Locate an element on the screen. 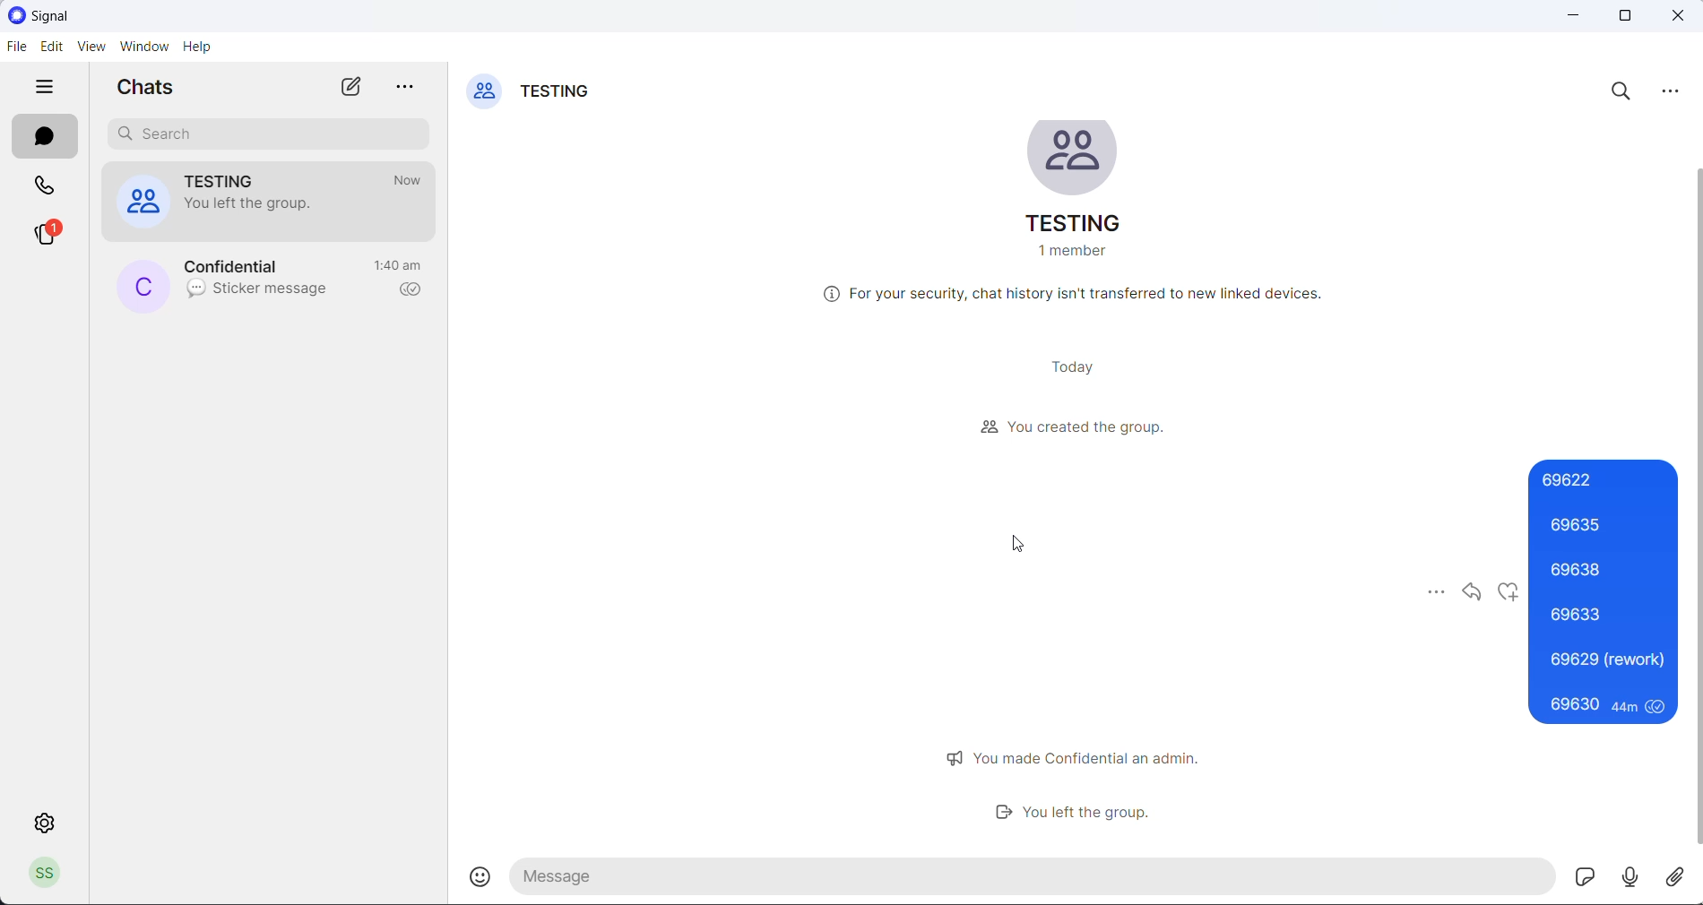 Image resolution: width=1703 pixels, height=905 pixels. group cover photo is located at coordinates (1076, 159).